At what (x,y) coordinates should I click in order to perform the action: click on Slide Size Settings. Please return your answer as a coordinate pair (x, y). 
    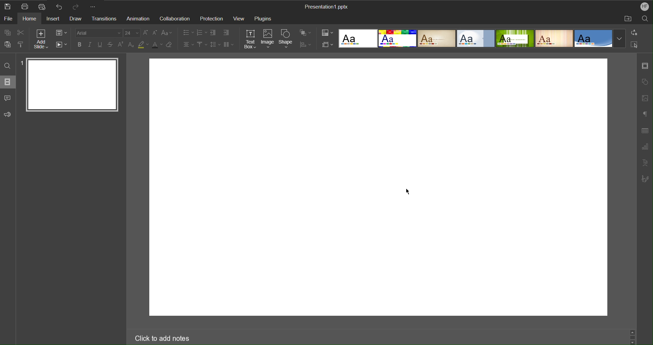
    Looking at the image, I should click on (328, 45).